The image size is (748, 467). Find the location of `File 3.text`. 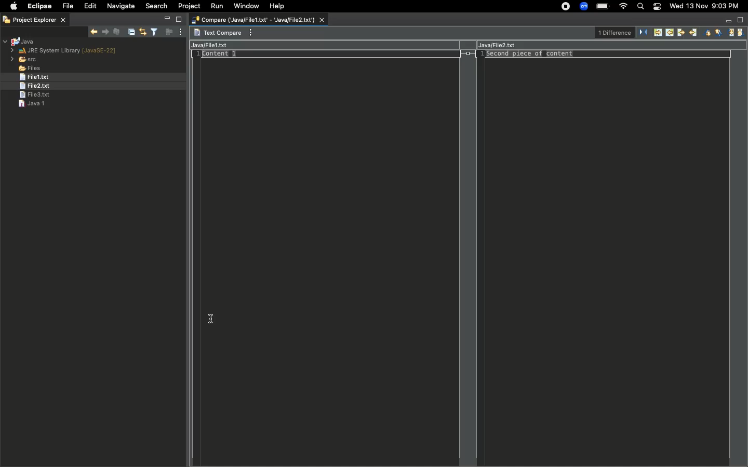

File 3.text is located at coordinates (32, 95).